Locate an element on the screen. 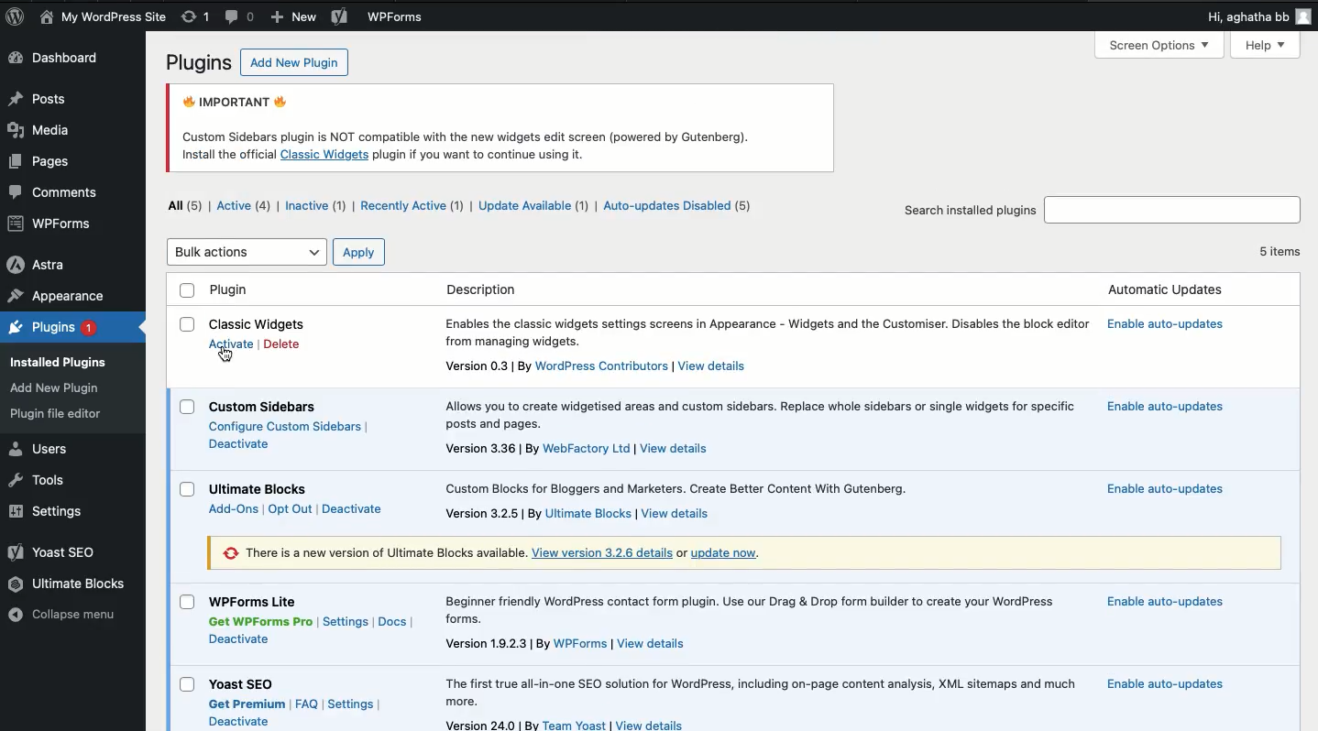  view details is located at coordinates (675, 511).